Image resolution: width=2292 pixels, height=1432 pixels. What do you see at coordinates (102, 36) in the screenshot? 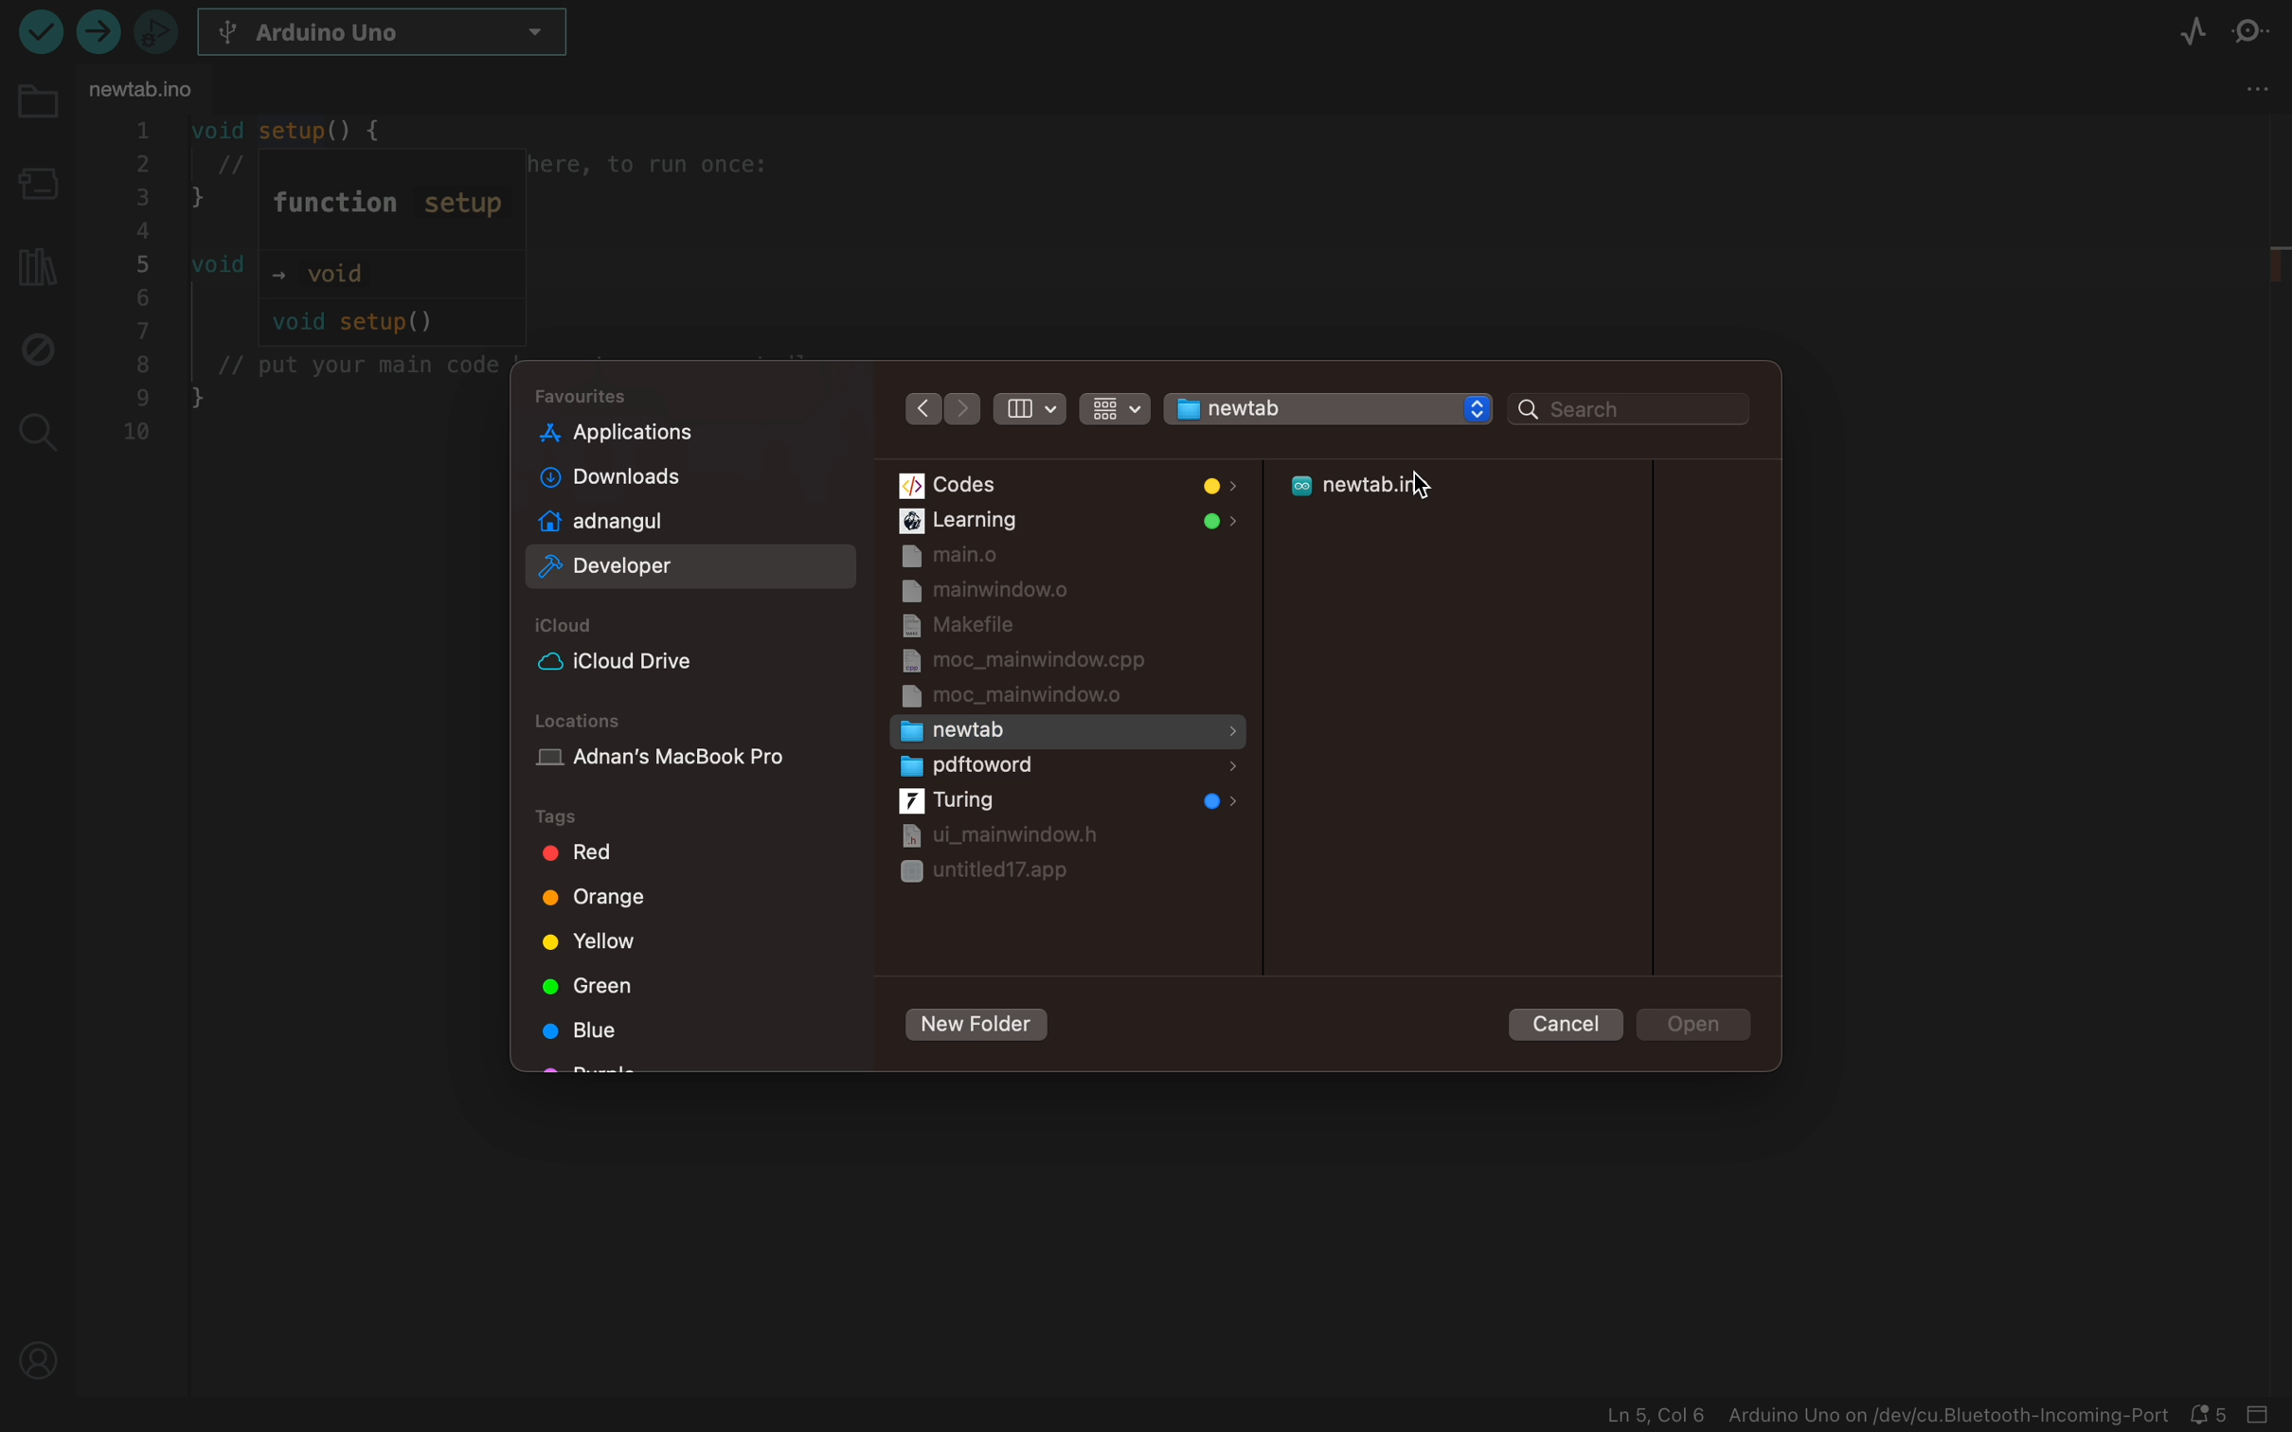
I see `verify` at bounding box center [102, 36].